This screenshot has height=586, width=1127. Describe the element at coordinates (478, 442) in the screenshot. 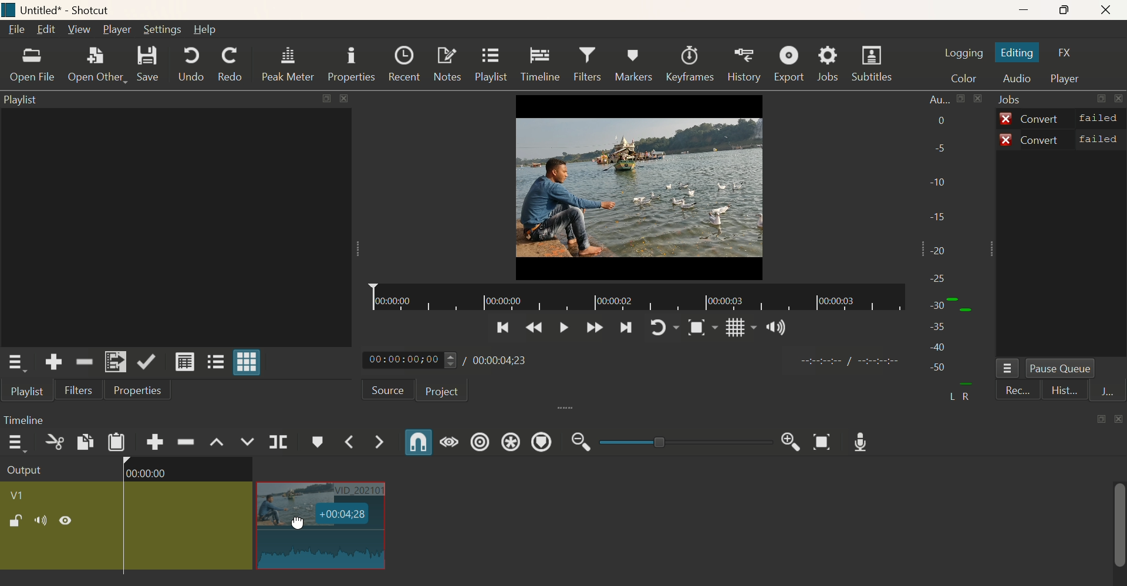

I see `` at that location.